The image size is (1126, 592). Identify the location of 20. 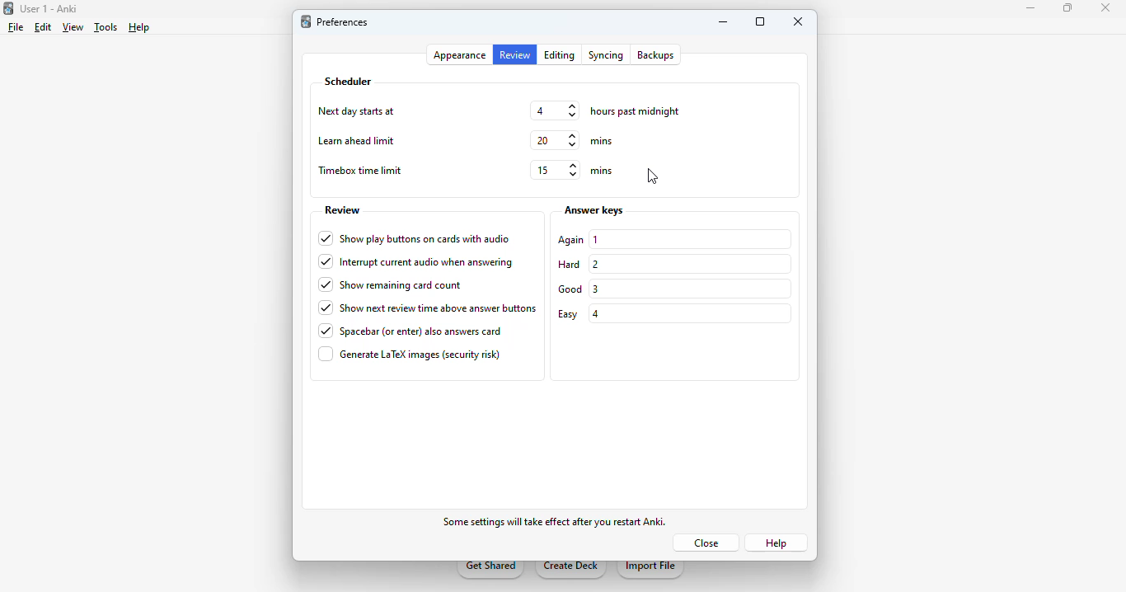
(556, 140).